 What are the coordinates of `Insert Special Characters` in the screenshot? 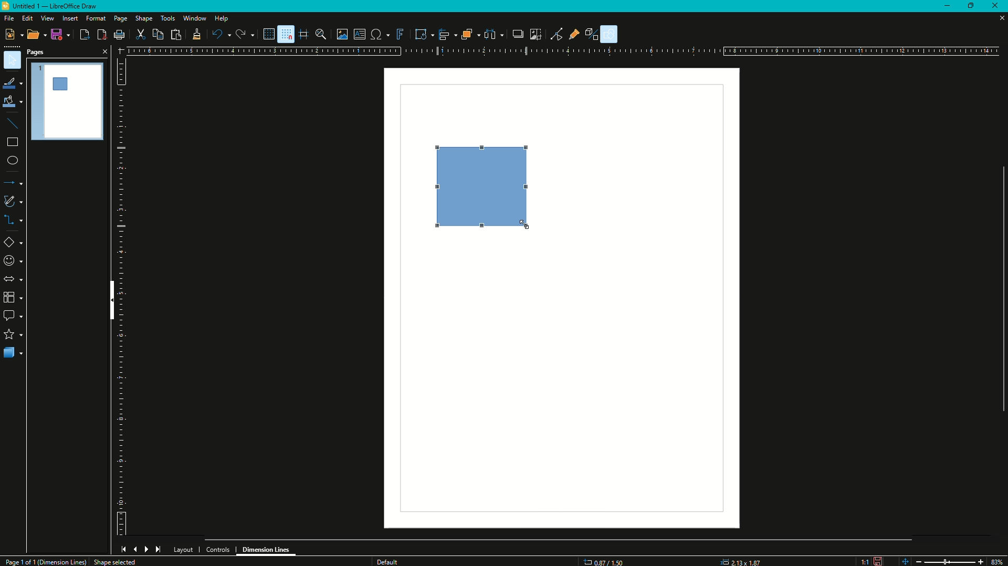 It's located at (379, 33).